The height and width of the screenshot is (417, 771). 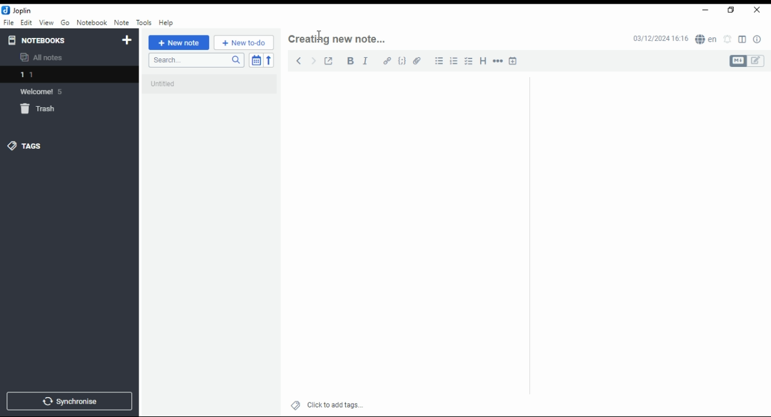 What do you see at coordinates (8, 22) in the screenshot?
I see `file` at bounding box center [8, 22].